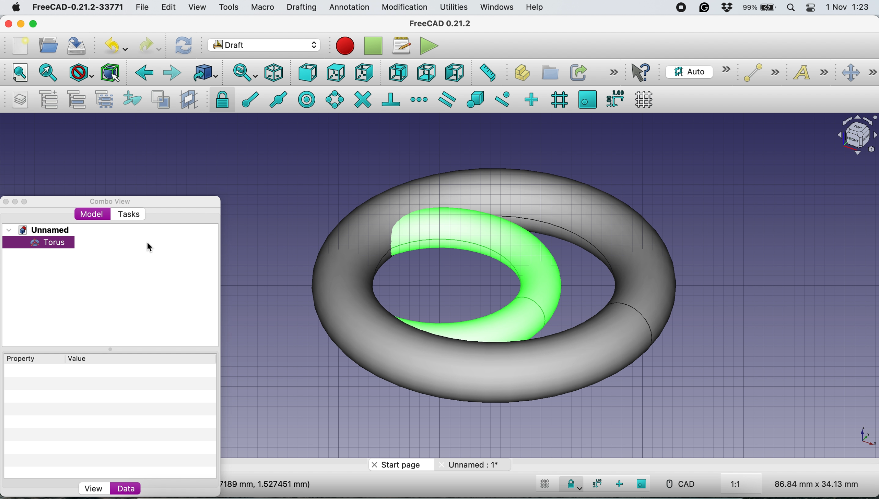  Describe the element at coordinates (130, 214) in the screenshot. I see `tasks` at that location.